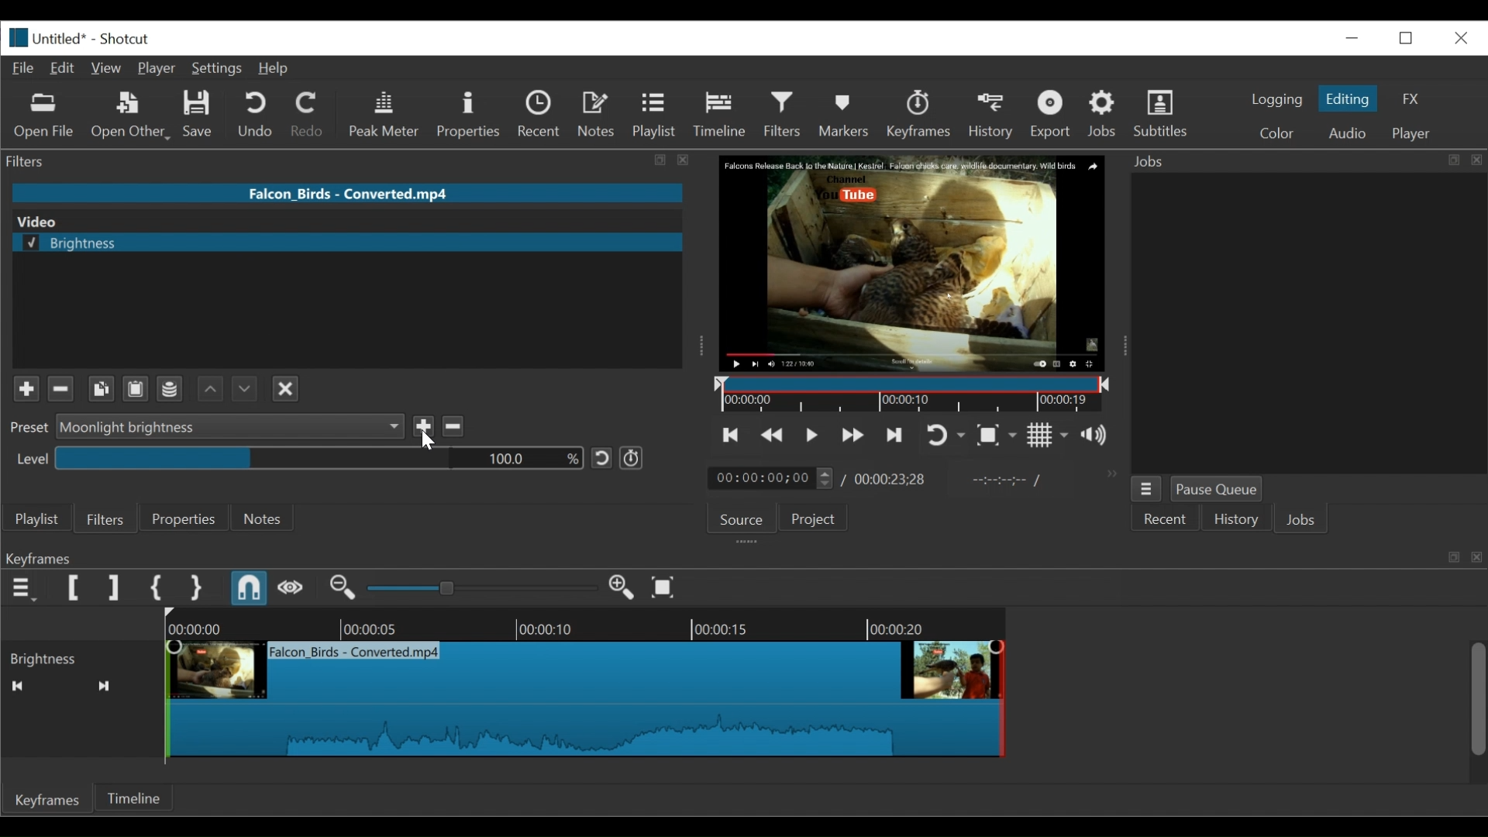 This screenshot has width=1488, height=837. What do you see at coordinates (1148, 489) in the screenshot?
I see `Jobs Menu` at bounding box center [1148, 489].